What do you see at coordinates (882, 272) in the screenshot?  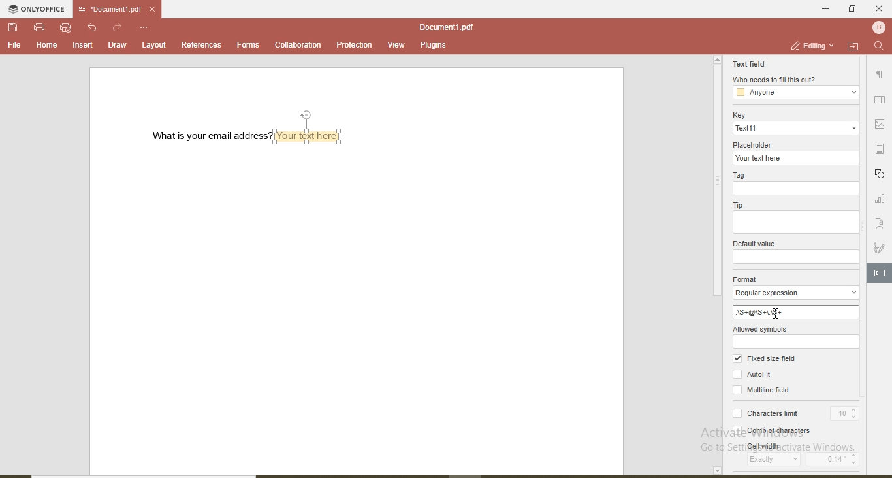 I see `edit text` at bounding box center [882, 272].